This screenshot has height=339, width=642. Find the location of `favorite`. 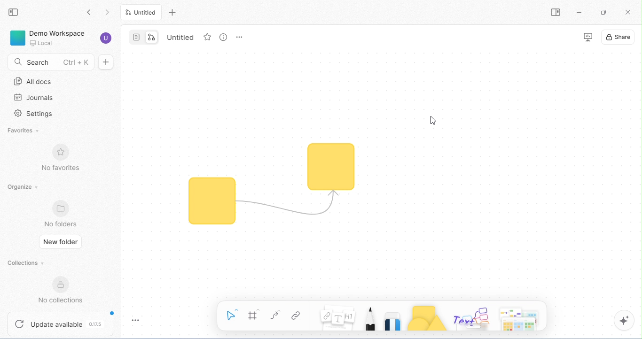

favorite is located at coordinates (207, 37).